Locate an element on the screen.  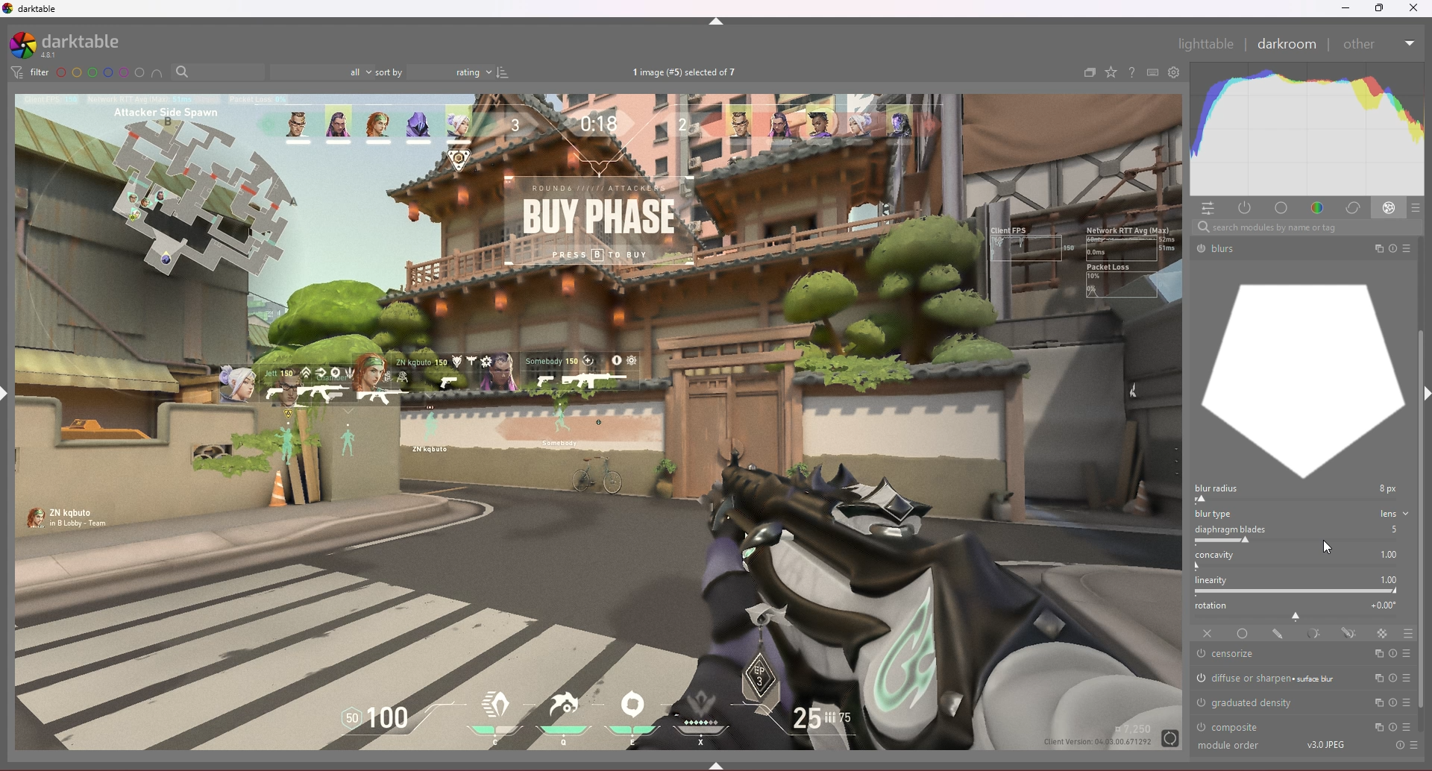
photo is located at coordinates (598, 421).